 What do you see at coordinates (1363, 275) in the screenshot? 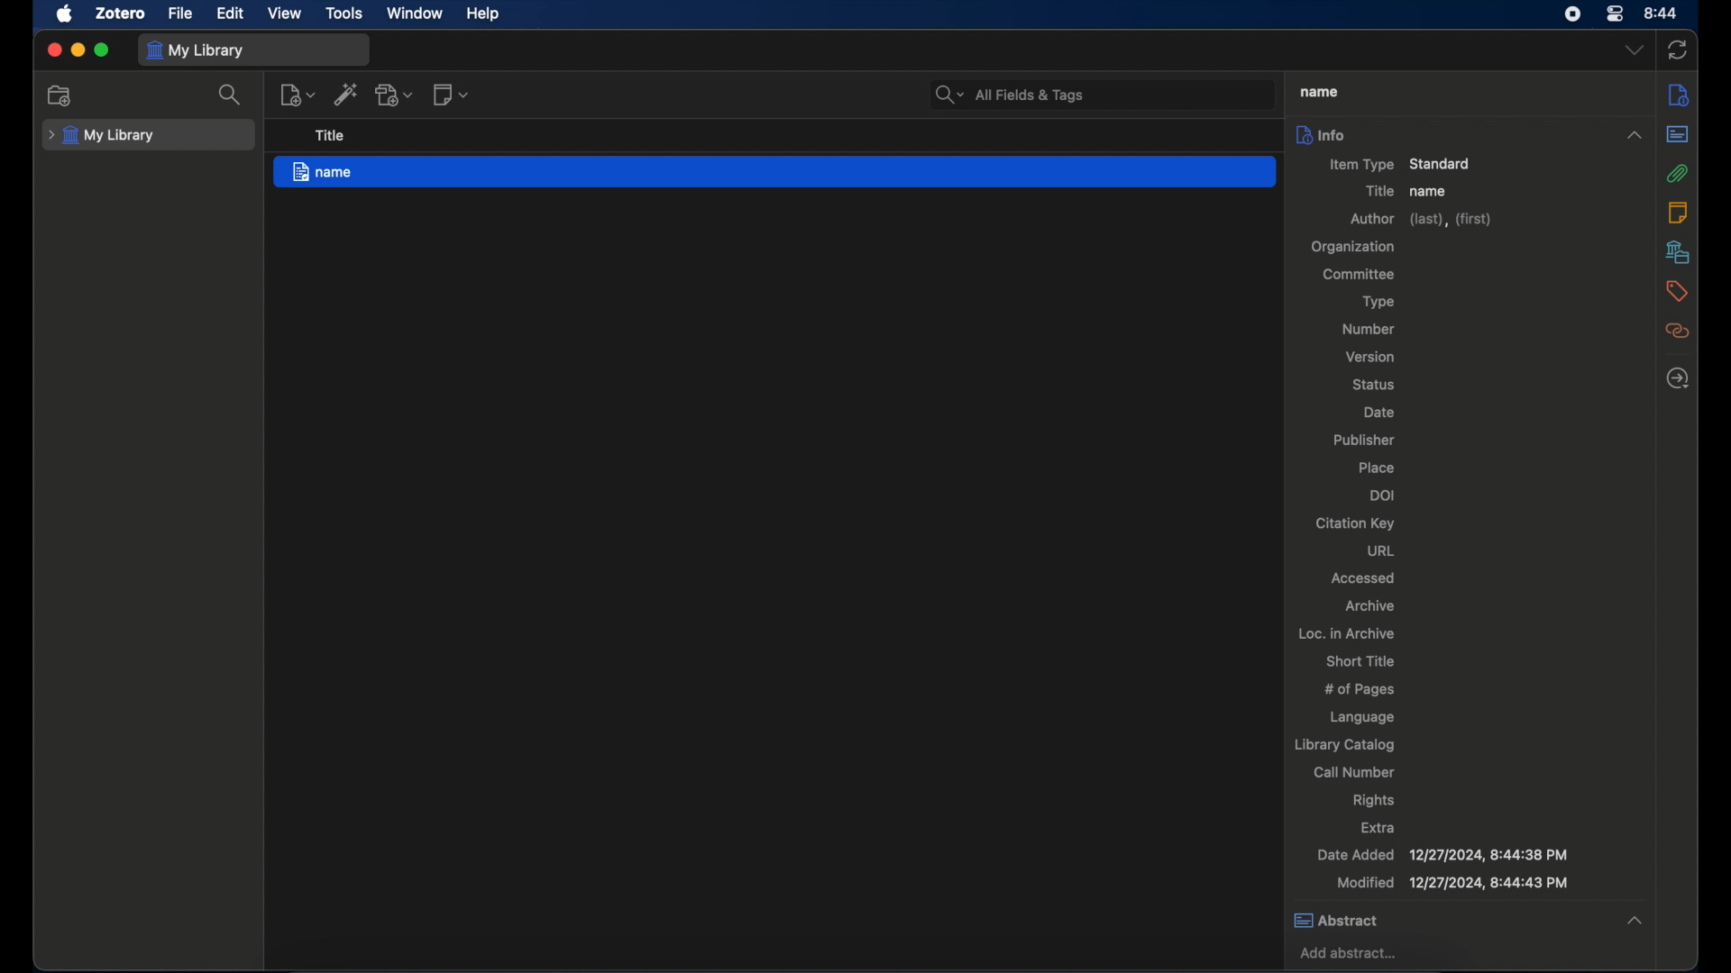
I see `committee` at bounding box center [1363, 275].